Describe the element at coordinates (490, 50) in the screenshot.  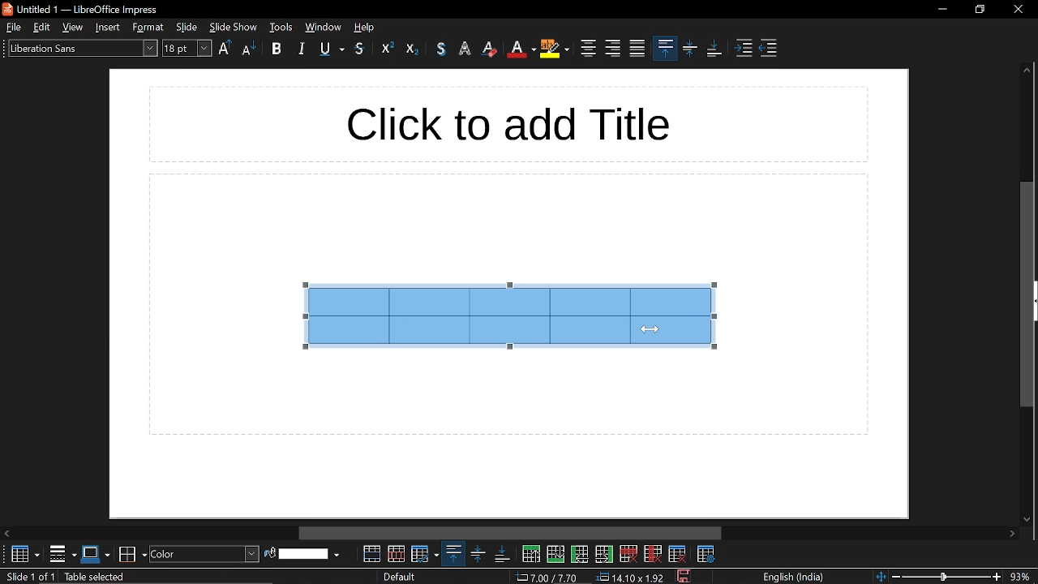
I see `eraser` at that location.